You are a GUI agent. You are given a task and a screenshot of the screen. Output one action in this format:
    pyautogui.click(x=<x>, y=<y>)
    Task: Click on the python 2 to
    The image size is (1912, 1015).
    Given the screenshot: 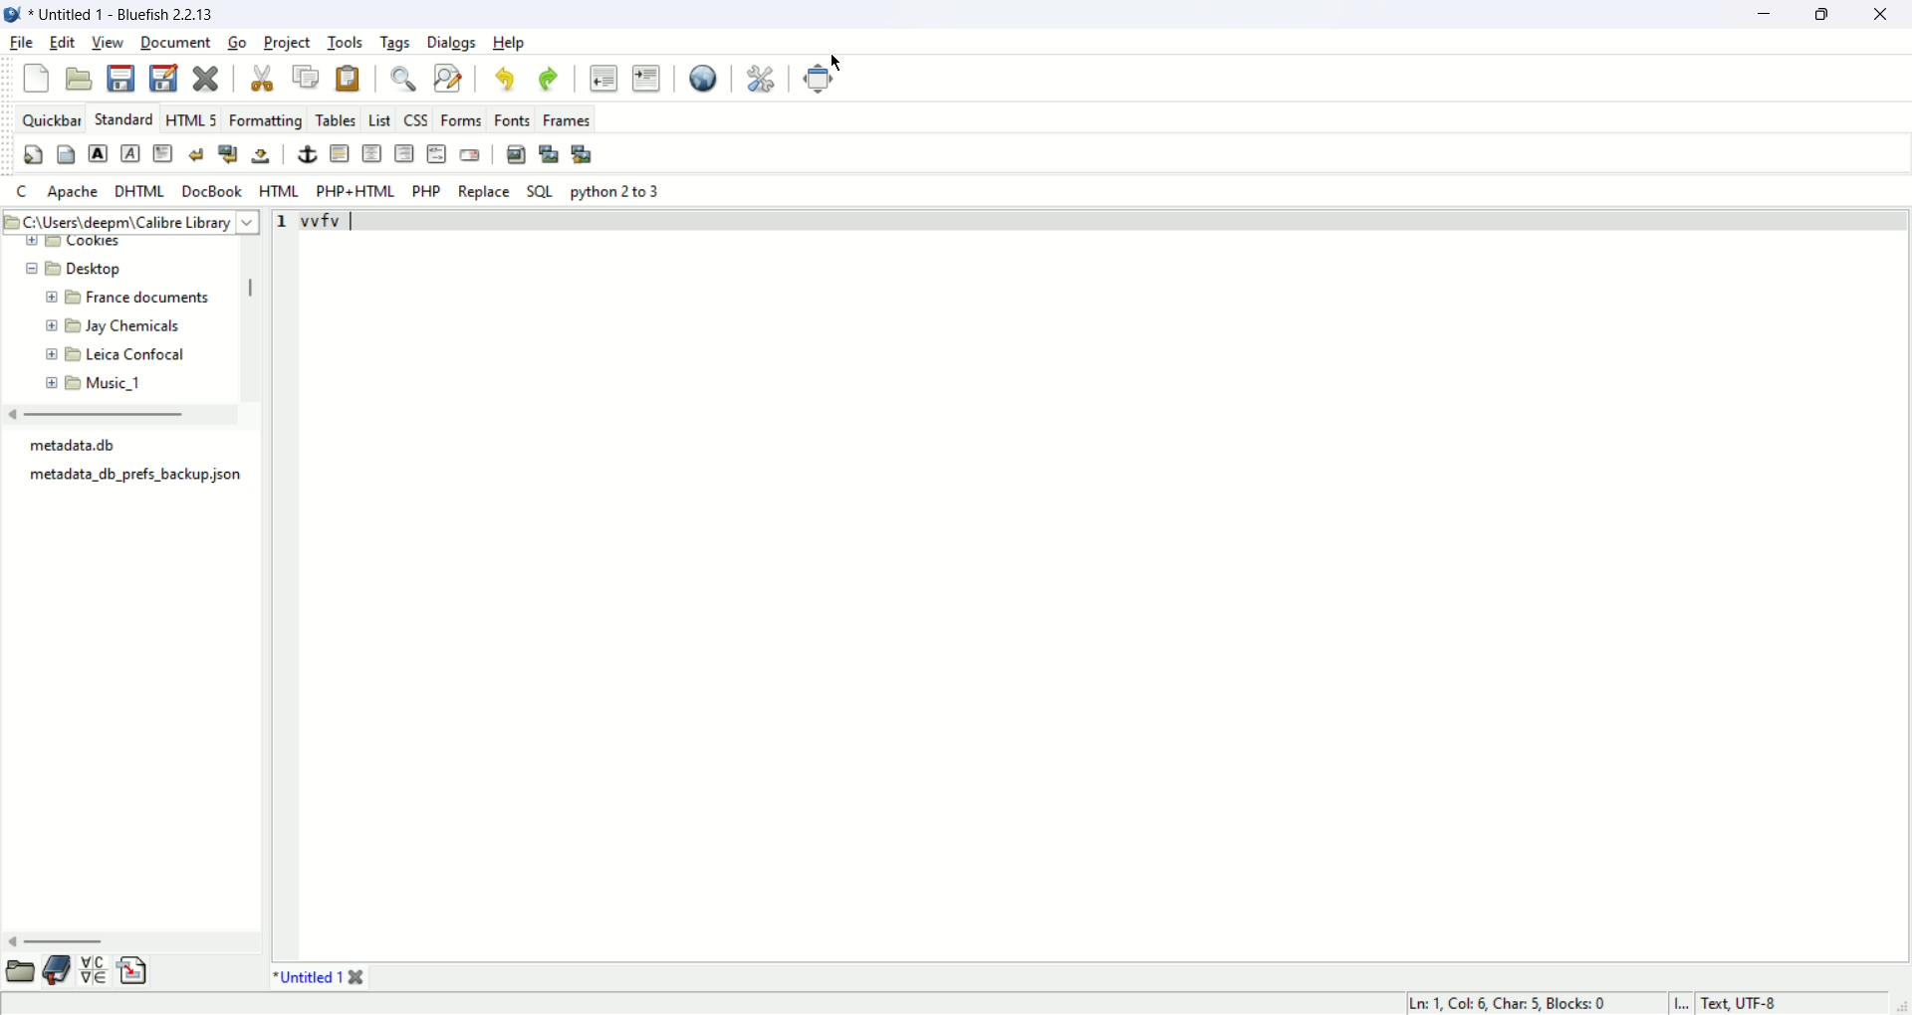 What is the action you would take?
    pyautogui.click(x=618, y=191)
    